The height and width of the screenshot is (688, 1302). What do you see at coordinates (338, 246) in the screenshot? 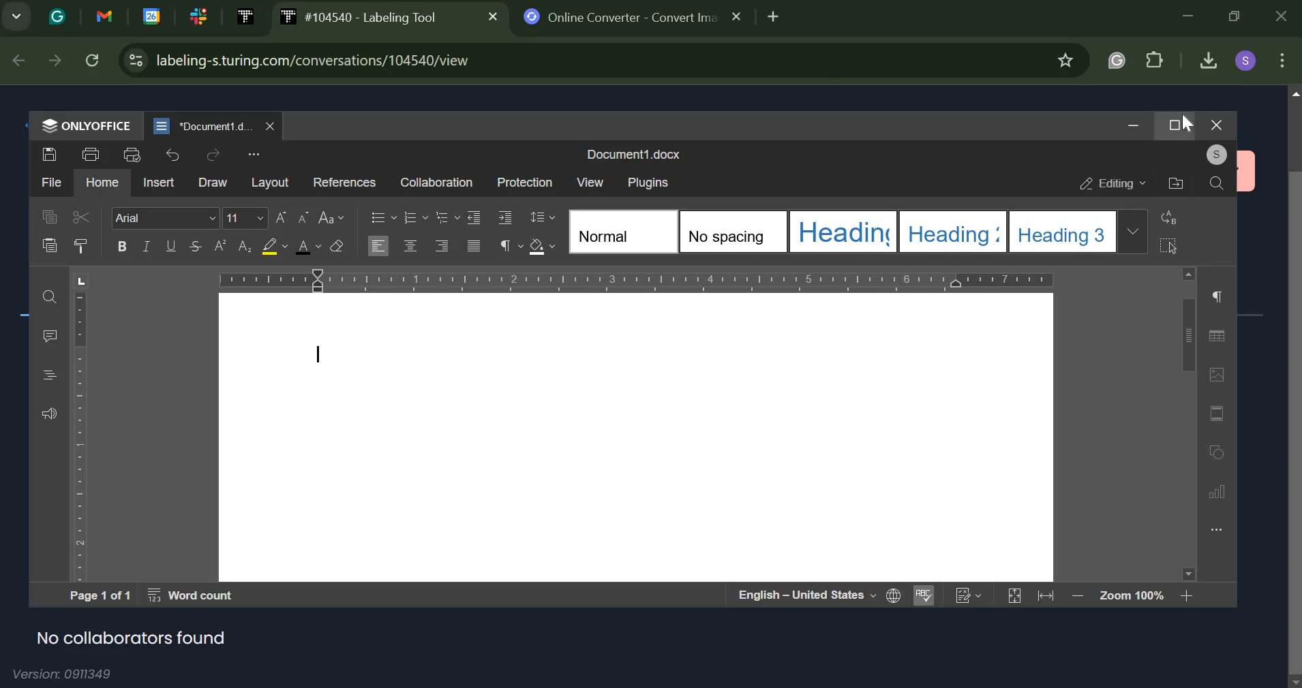
I see `erase` at bounding box center [338, 246].